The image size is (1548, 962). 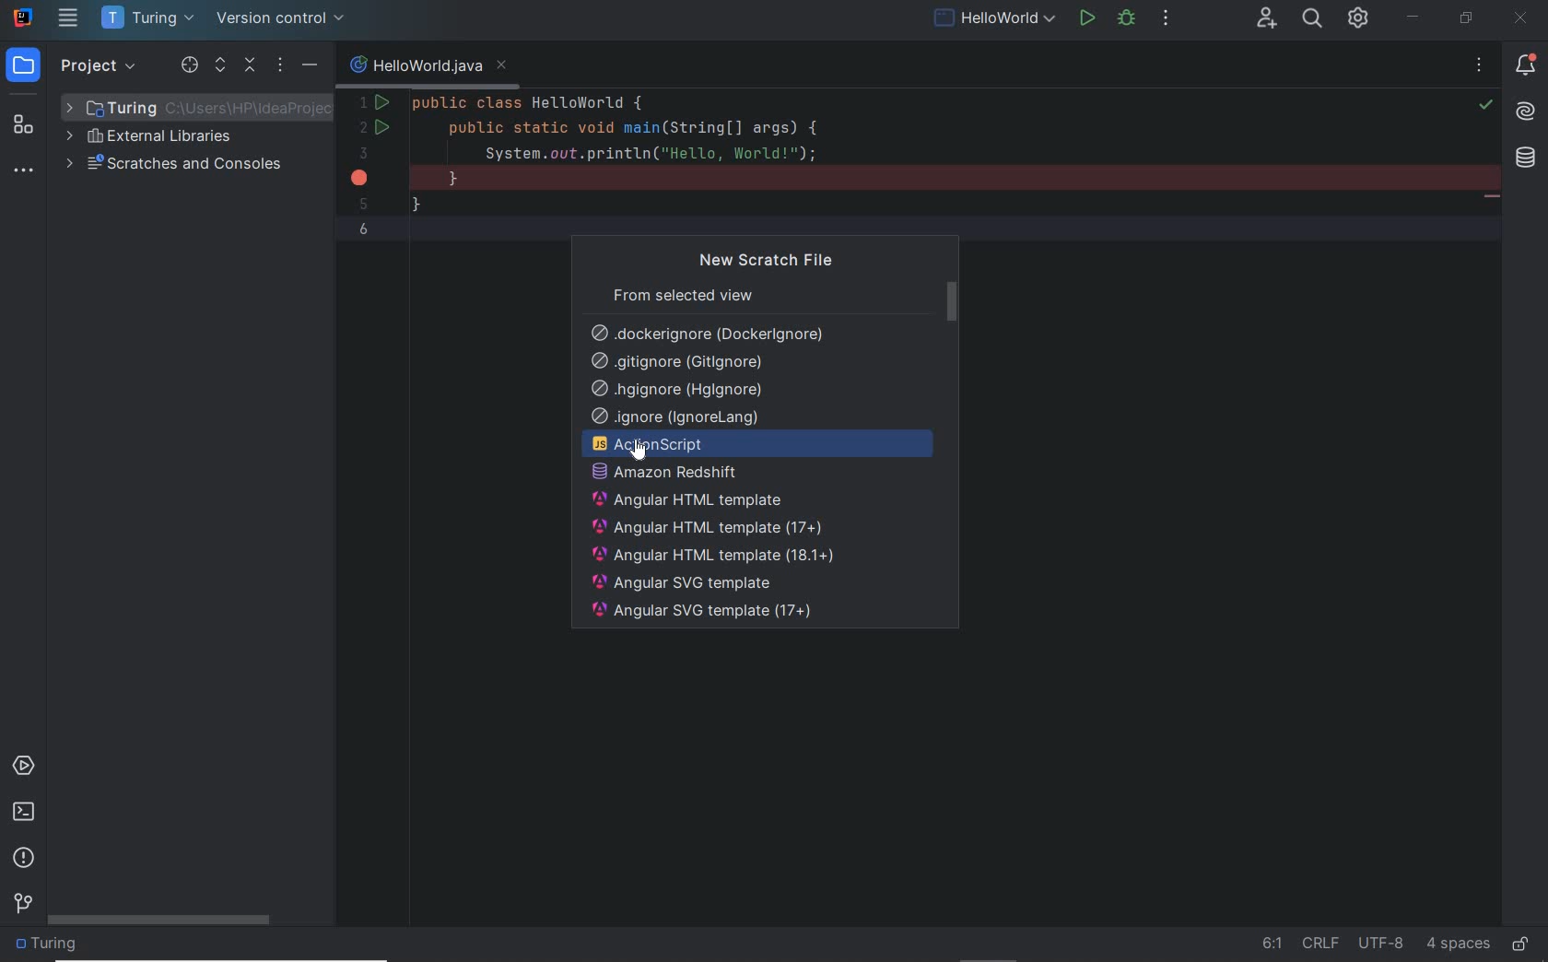 I want to click on hide, so click(x=311, y=64).